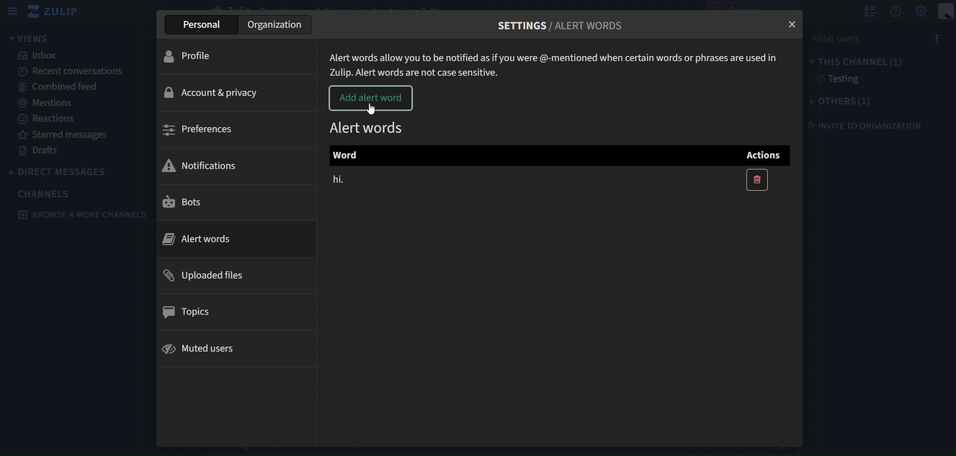 This screenshot has height=456, width=956. I want to click on account & privacy, so click(216, 93).